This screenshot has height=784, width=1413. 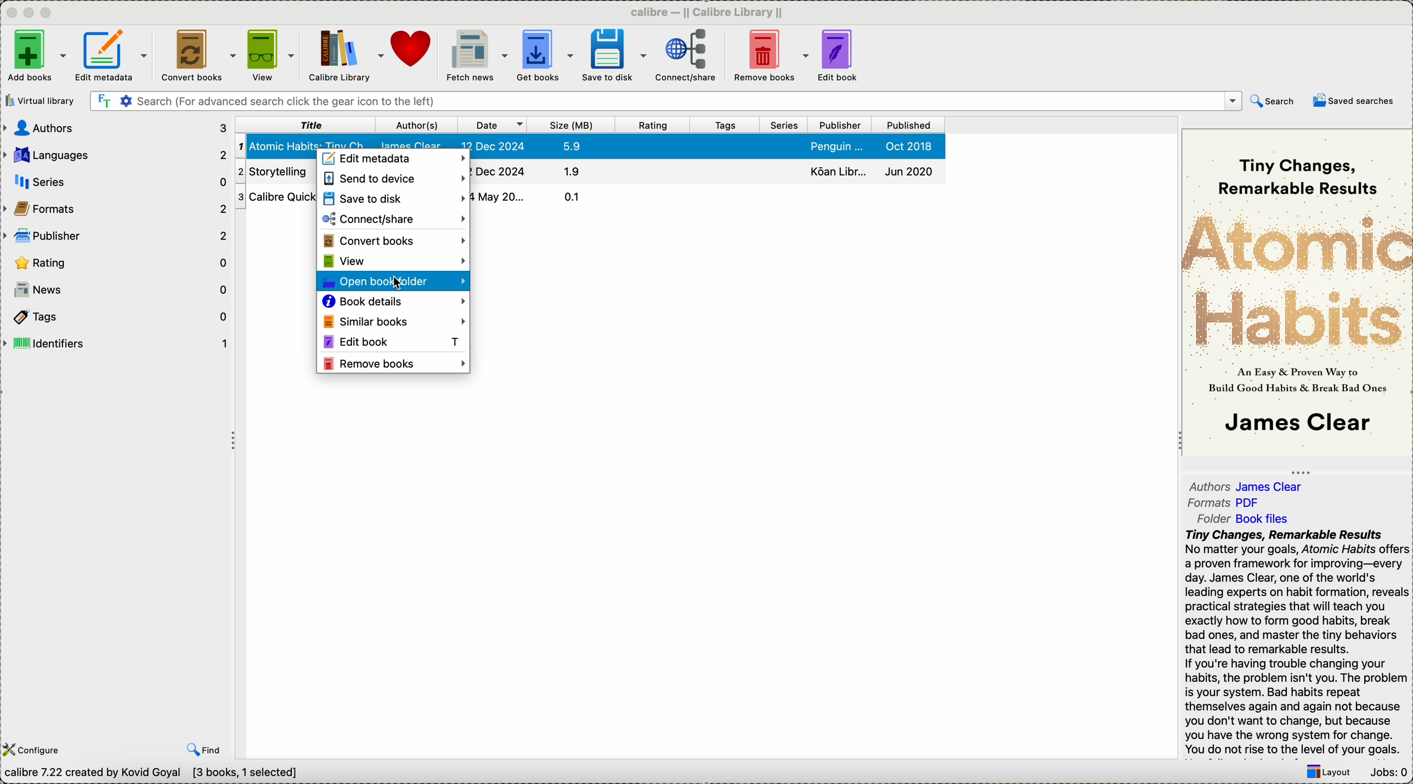 I want to click on similar books, so click(x=392, y=320).